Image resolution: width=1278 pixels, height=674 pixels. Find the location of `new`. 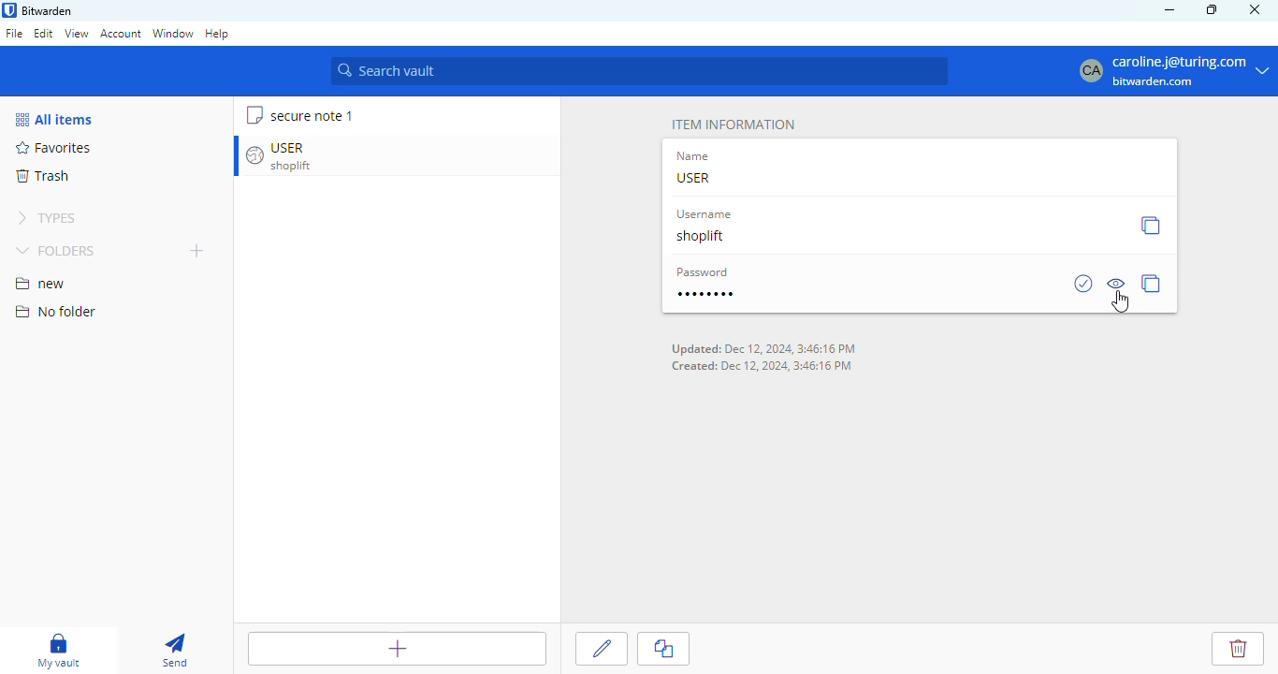

new is located at coordinates (41, 284).